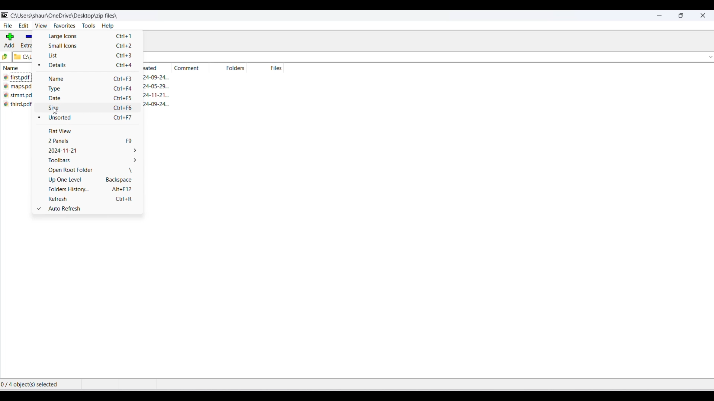 Image resolution: width=714 pixels, height=401 pixels. I want to click on 2024-09-24, so click(158, 105).